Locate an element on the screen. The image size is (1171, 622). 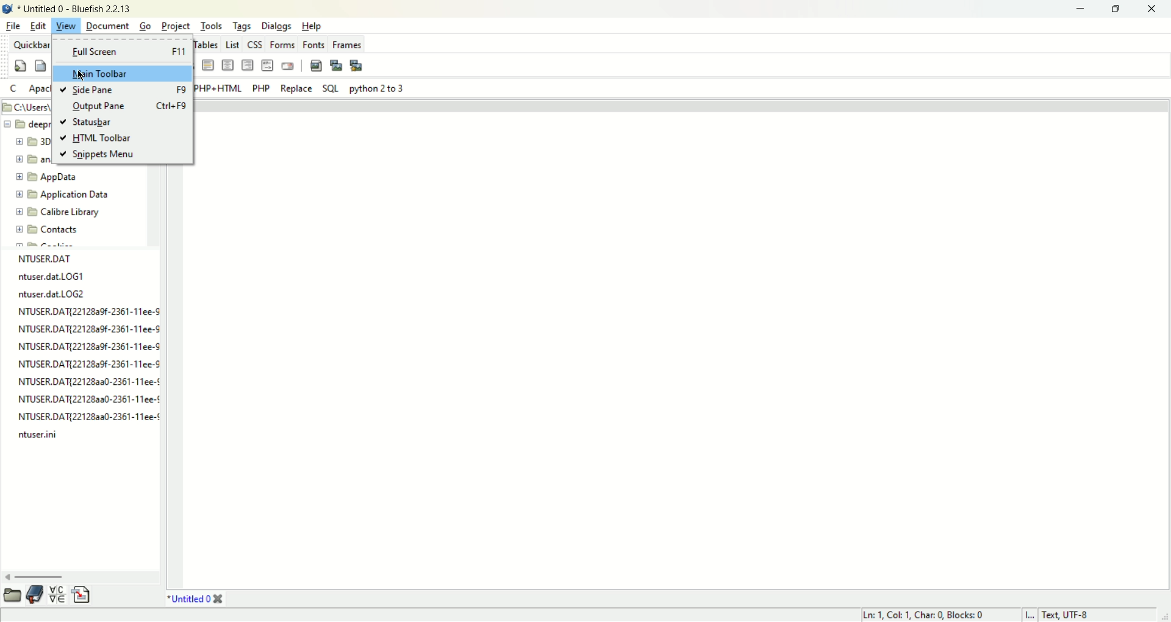
insert images is located at coordinates (315, 65).